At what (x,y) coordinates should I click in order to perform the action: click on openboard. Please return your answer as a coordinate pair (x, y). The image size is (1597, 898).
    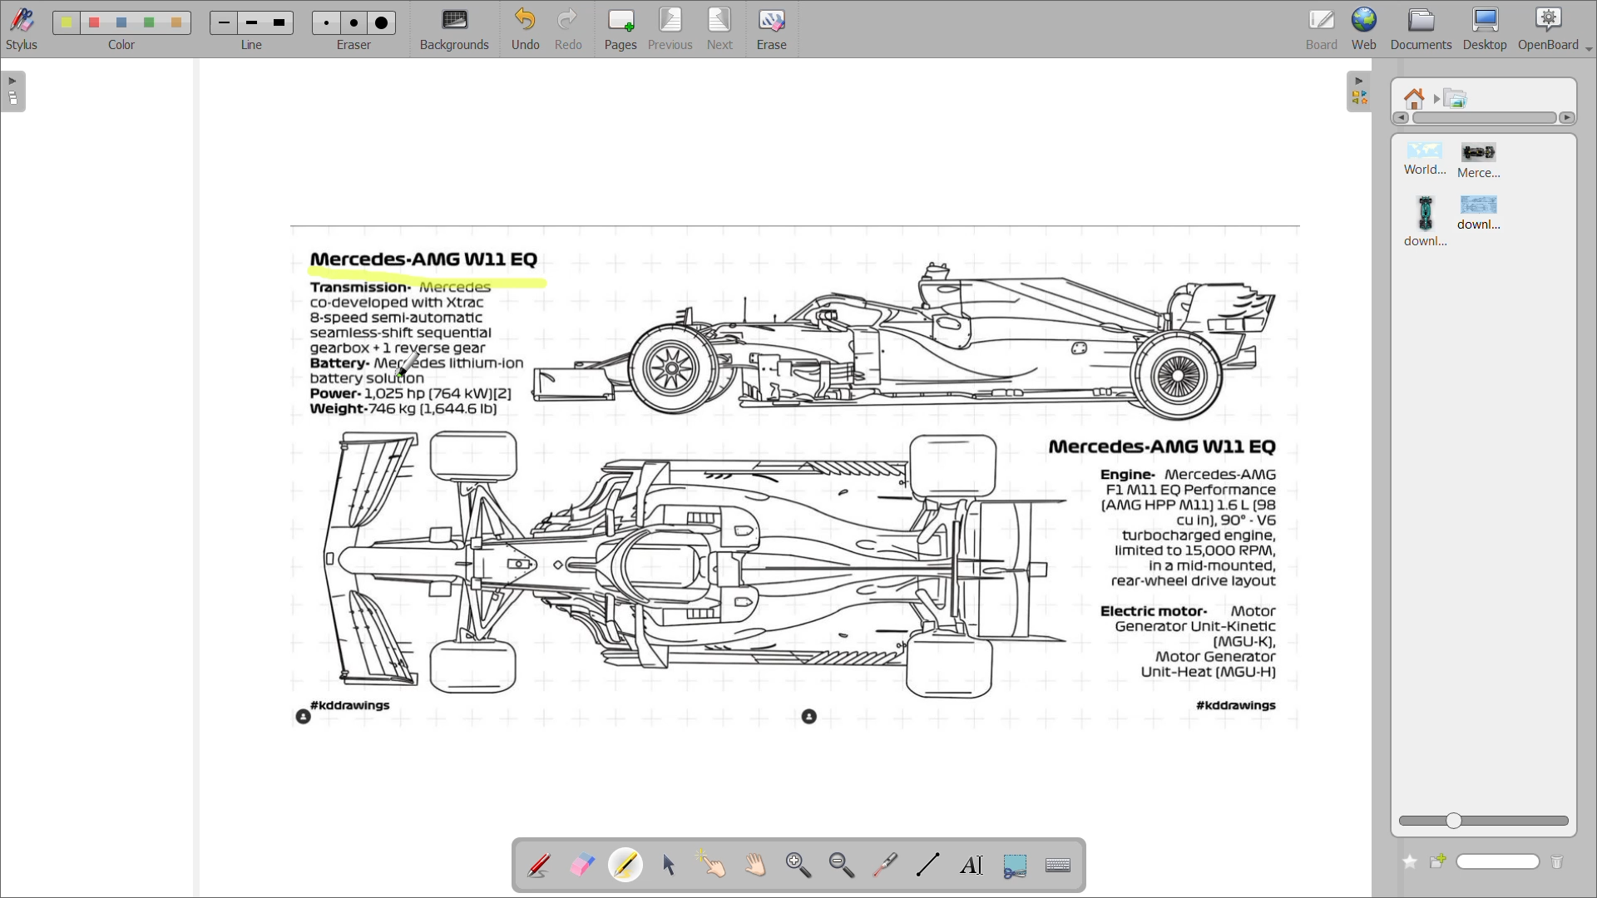
    Looking at the image, I should click on (1556, 29).